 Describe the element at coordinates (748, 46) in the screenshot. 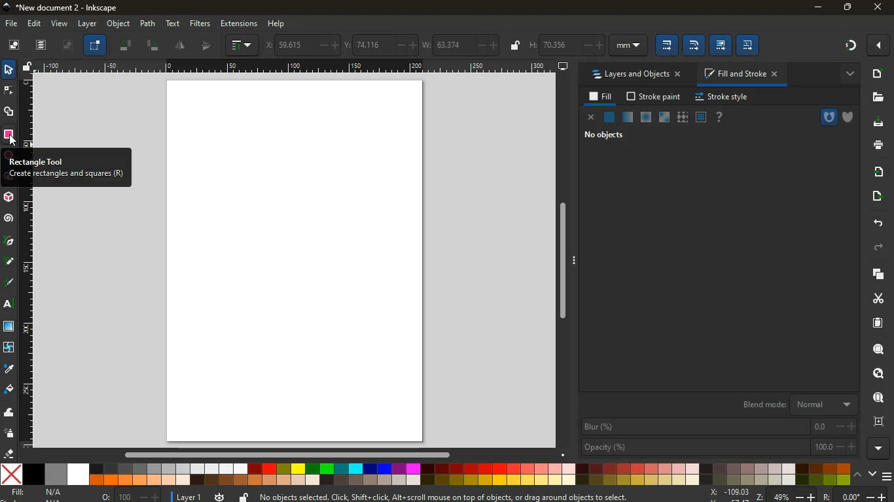

I see `edit` at that location.